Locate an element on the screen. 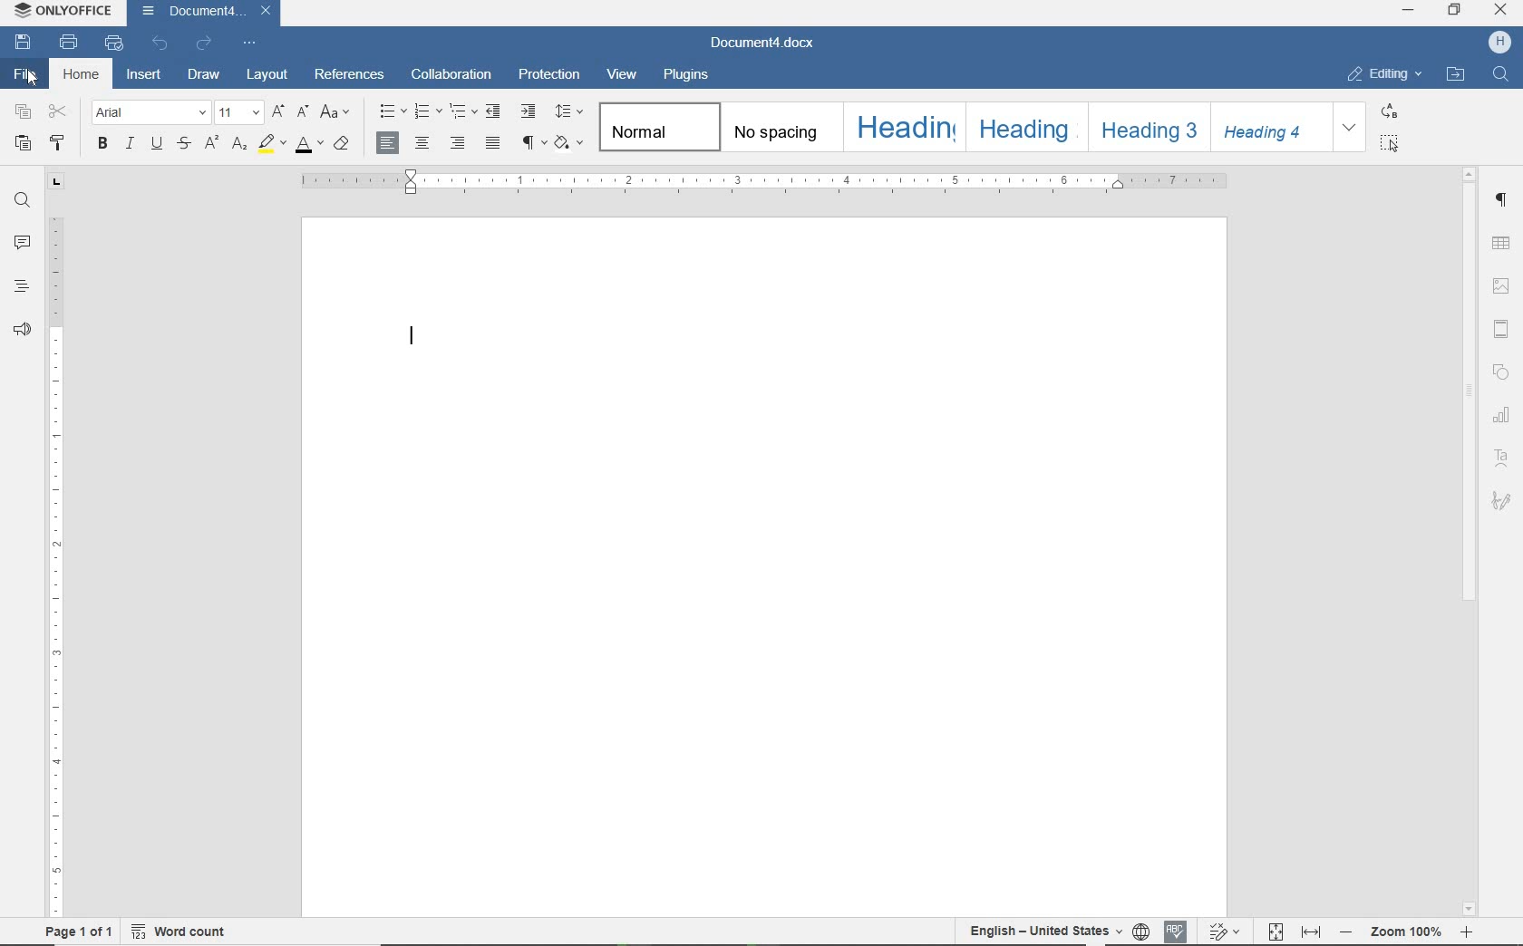 This screenshot has height=946, width=1523. fit to width is located at coordinates (1312, 932).